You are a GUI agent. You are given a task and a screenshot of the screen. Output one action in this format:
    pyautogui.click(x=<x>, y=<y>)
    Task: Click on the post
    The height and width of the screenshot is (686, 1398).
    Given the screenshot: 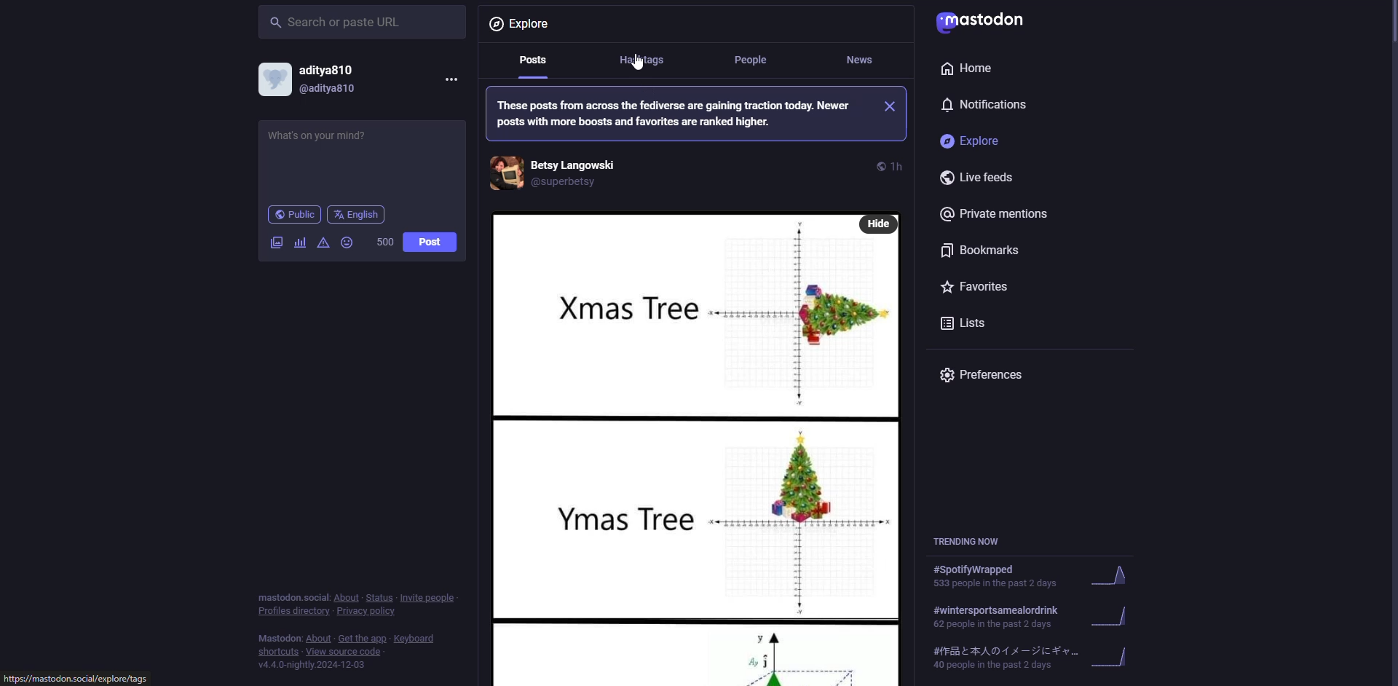 What is the action you would take?
    pyautogui.click(x=696, y=323)
    